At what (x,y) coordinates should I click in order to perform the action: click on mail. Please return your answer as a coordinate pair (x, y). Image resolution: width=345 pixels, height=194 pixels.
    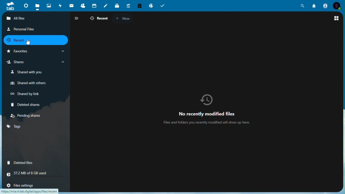
    Looking at the image, I should click on (71, 5).